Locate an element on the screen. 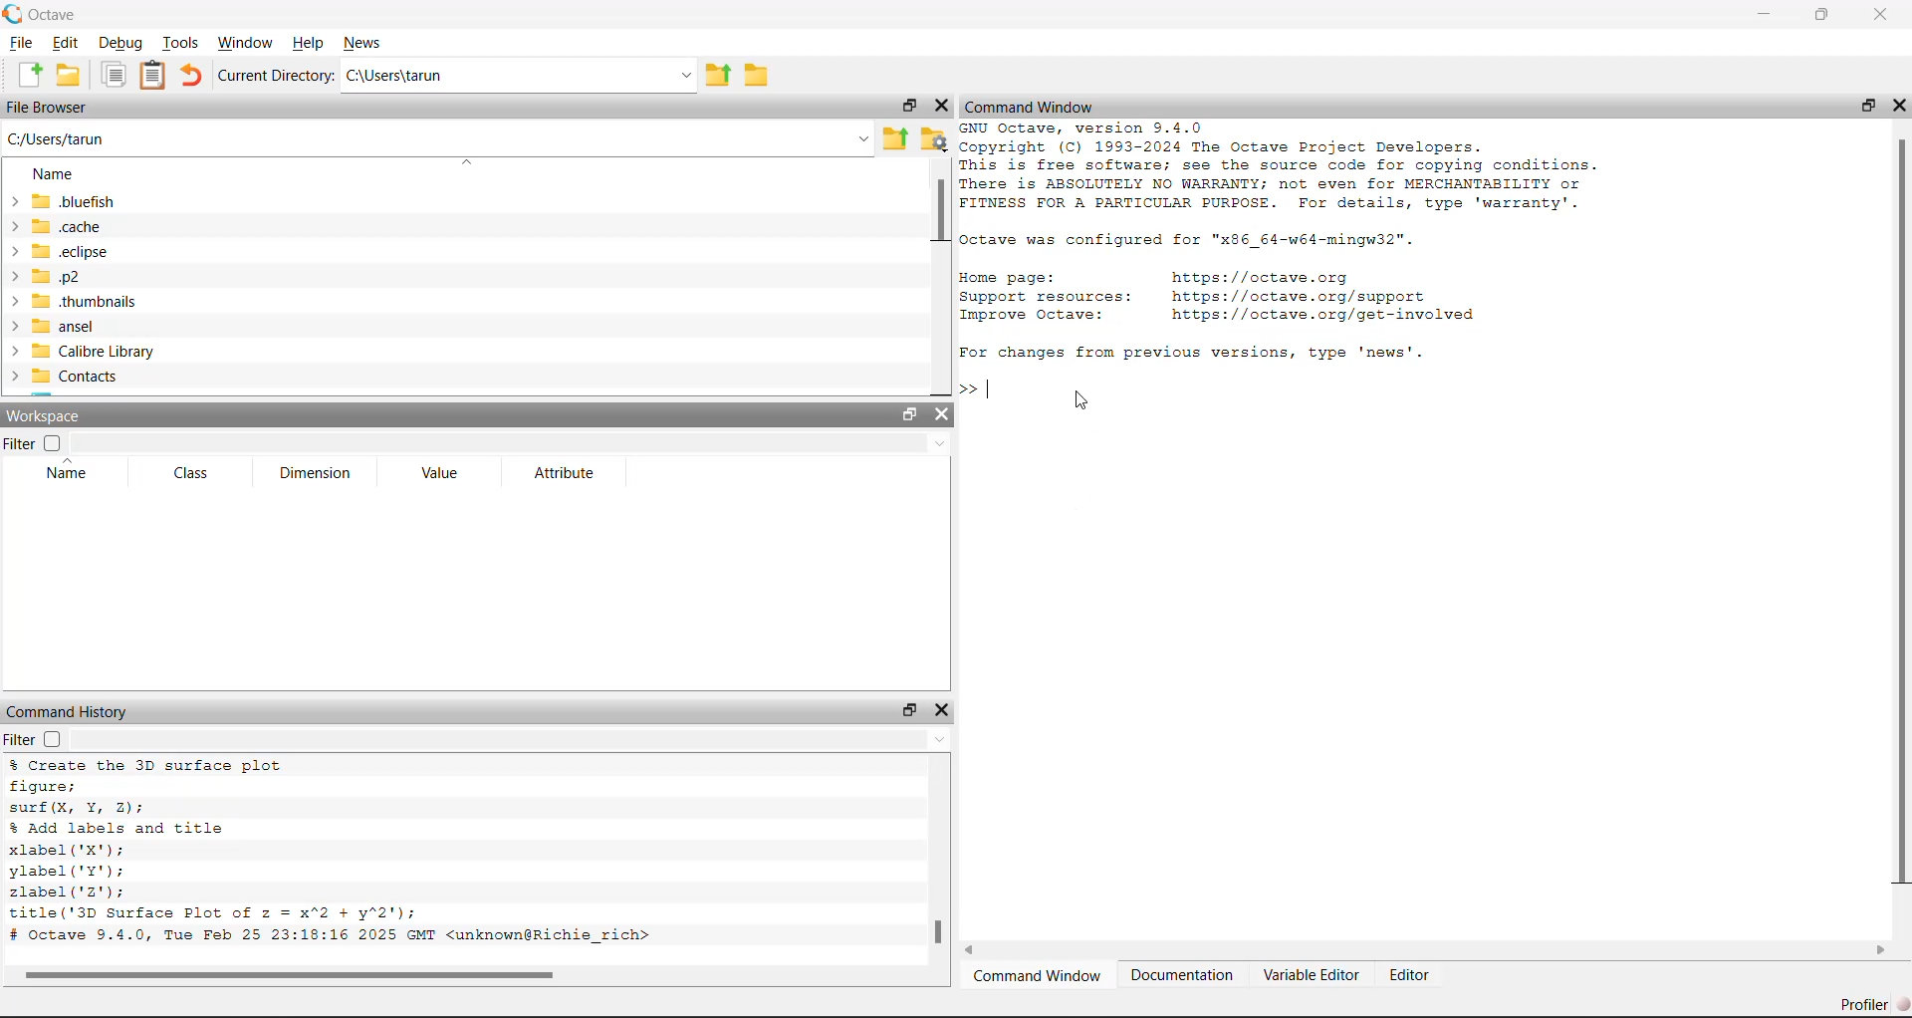  Restore Down is located at coordinates (910, 710).